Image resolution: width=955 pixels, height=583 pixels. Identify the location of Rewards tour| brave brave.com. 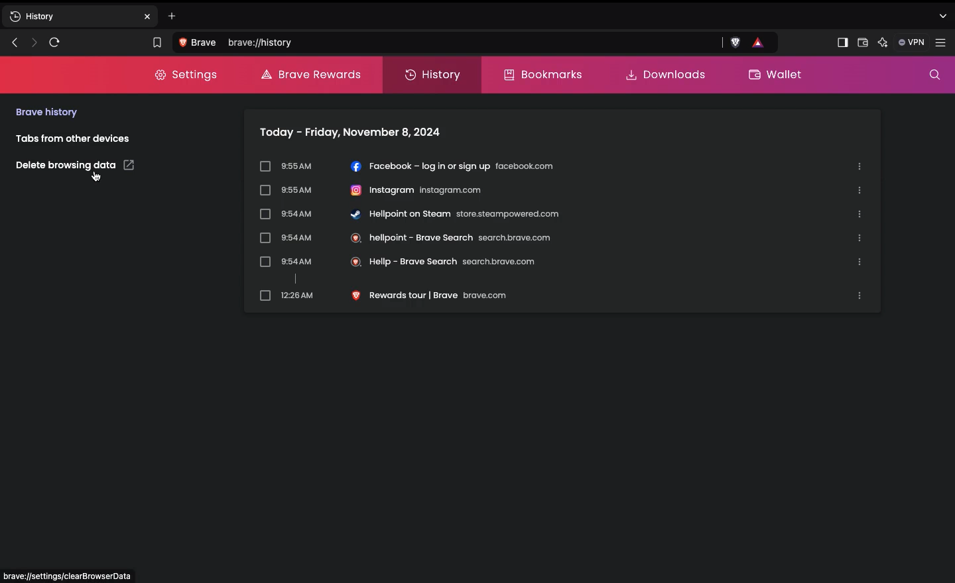
(559, 295).